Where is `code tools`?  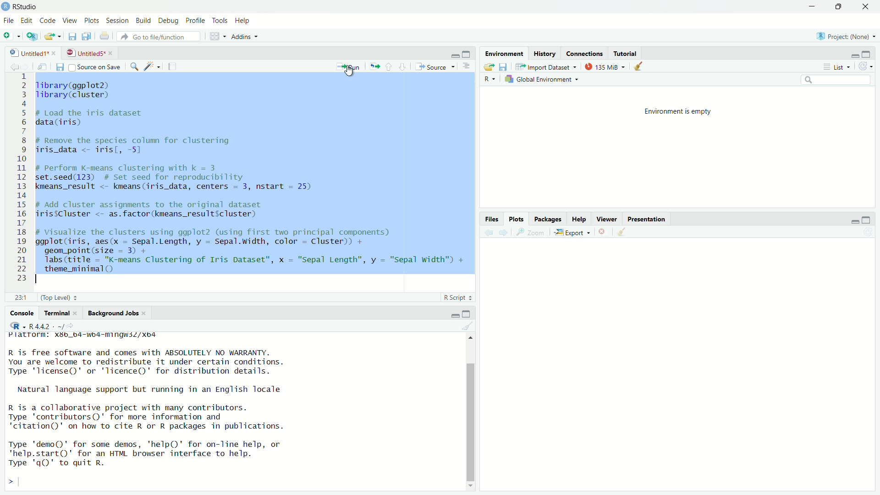
code tools is located at coordinates (151, 66).